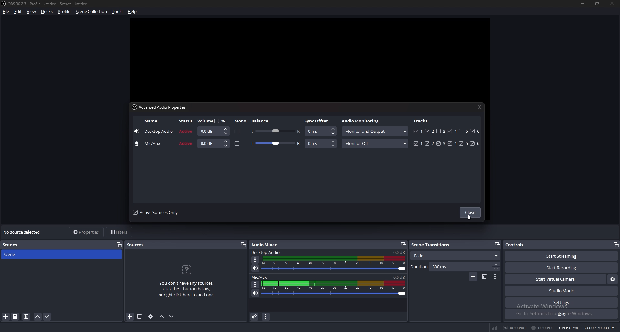 This screenshot has width=620, height=332. Describe the element at coordinates (212, 131) in the screenshot. I see `volume input` at that location.